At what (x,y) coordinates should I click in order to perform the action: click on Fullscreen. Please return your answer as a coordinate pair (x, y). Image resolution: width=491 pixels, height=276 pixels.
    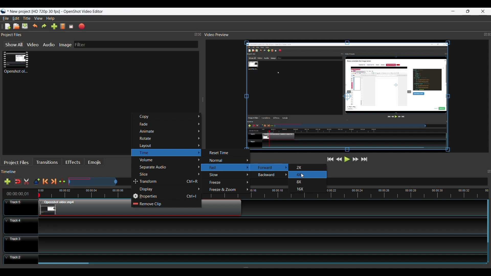
    Looking at the image, I should click on (72, 26).